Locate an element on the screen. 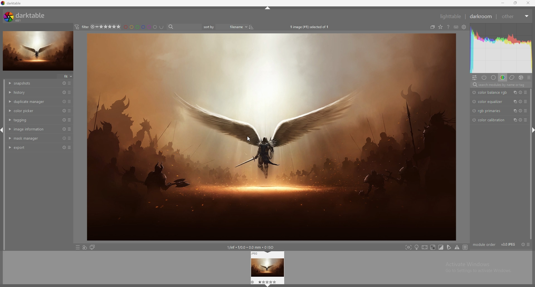  minimize is located at coordinates (503, 3).